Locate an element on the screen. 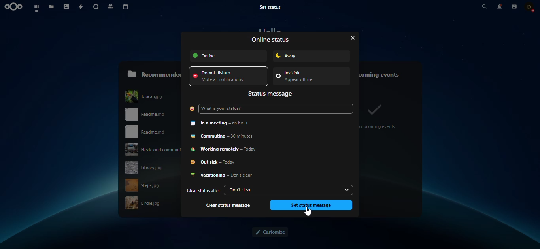 This screenshot has width=540, height=249. hello is located at coordinates (270, 30).